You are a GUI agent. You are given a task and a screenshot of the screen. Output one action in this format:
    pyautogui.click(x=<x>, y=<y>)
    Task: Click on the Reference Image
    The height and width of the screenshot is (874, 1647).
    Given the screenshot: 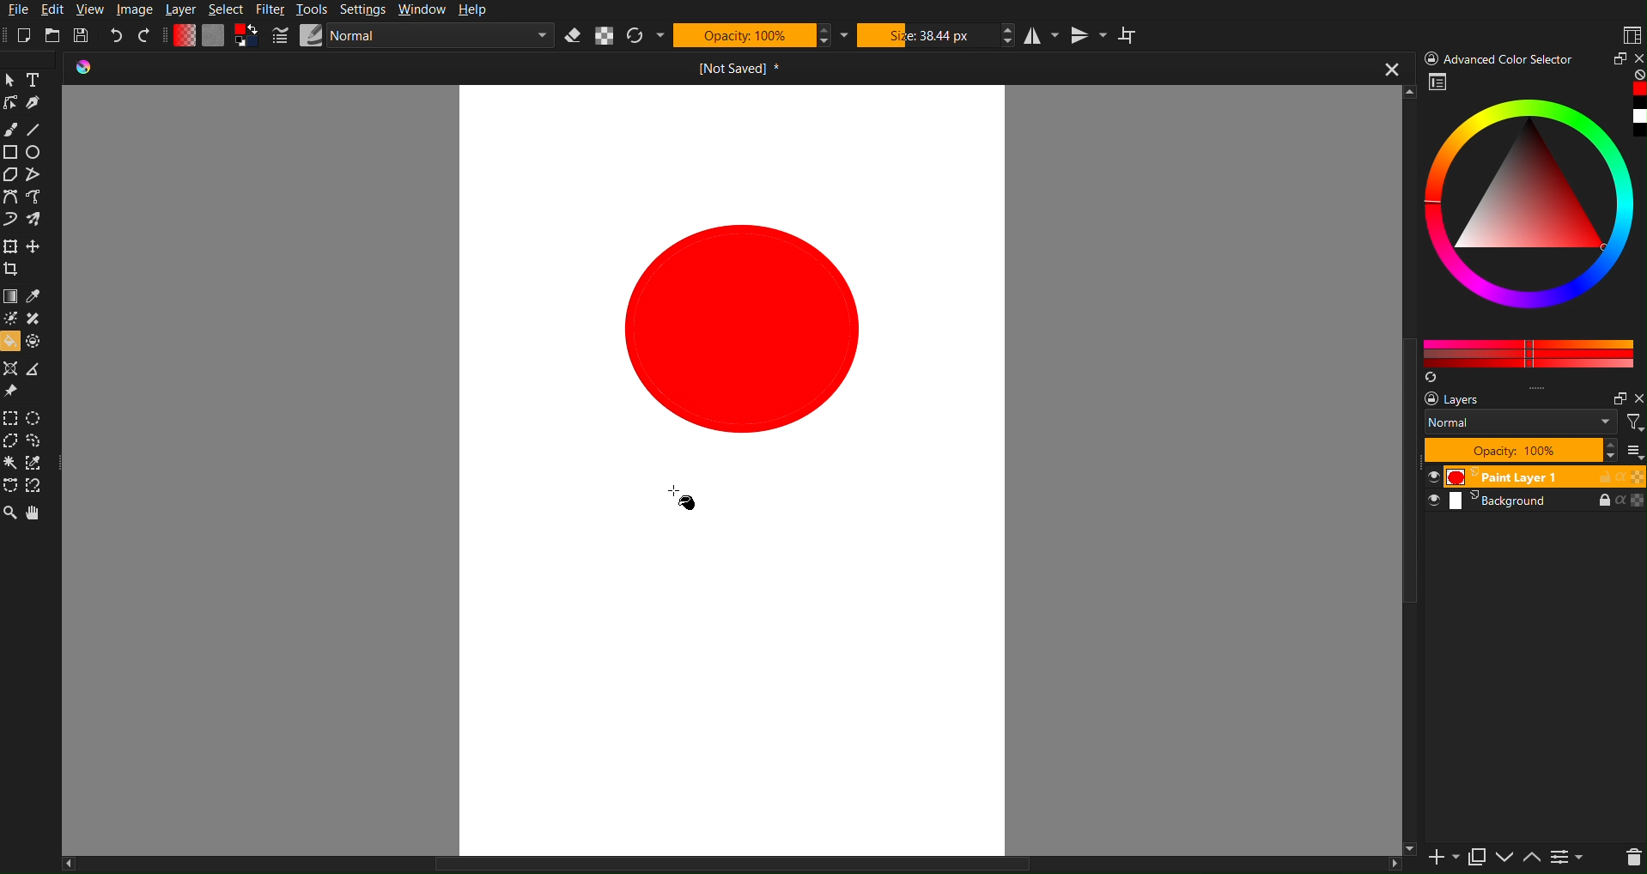 What is the action you would take?
    pyautogui.click(x=10, y=392)
    